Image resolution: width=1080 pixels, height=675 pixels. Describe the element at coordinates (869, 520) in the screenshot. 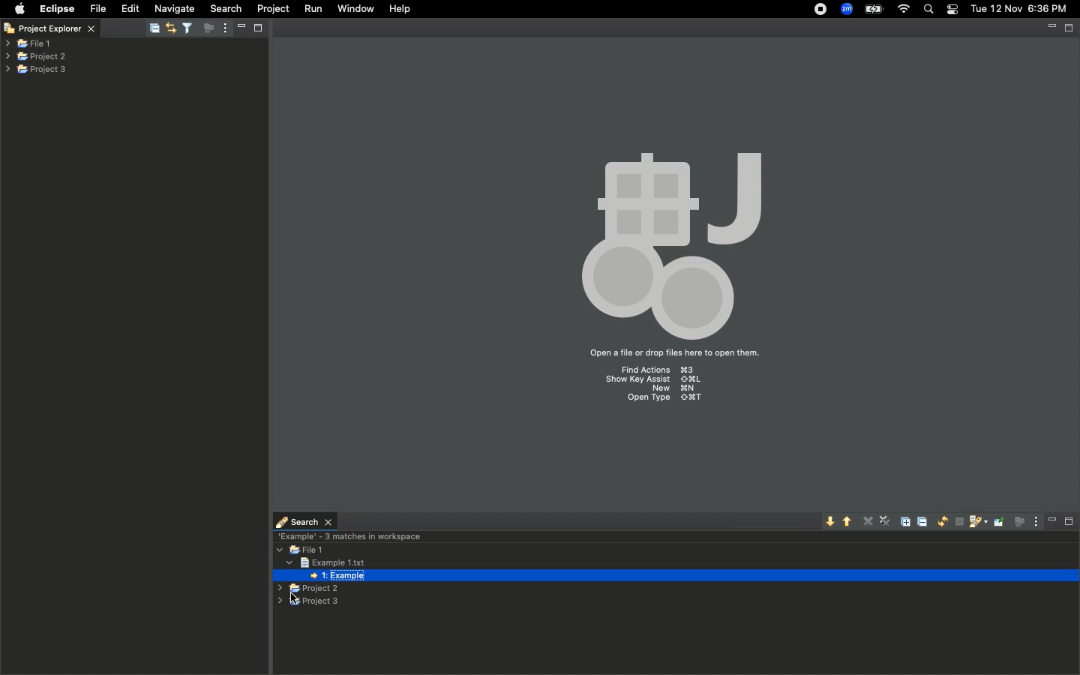

I see `Remove selected matches` at that location.